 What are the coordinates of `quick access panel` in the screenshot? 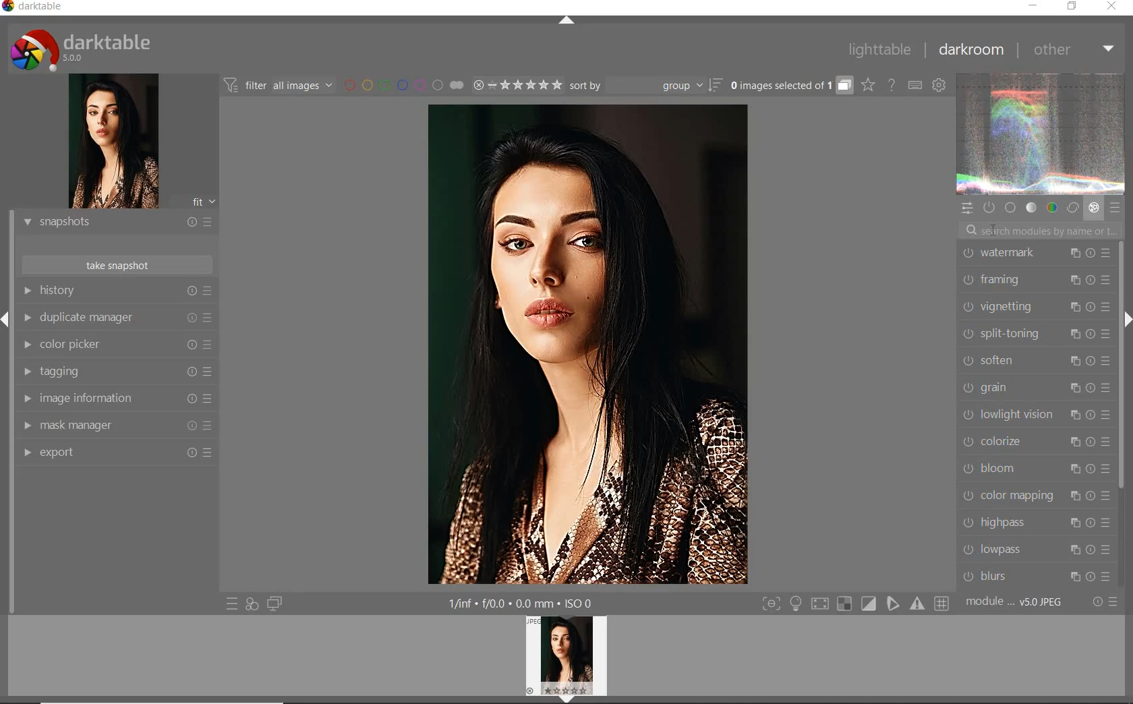 It's located at (966, 208).